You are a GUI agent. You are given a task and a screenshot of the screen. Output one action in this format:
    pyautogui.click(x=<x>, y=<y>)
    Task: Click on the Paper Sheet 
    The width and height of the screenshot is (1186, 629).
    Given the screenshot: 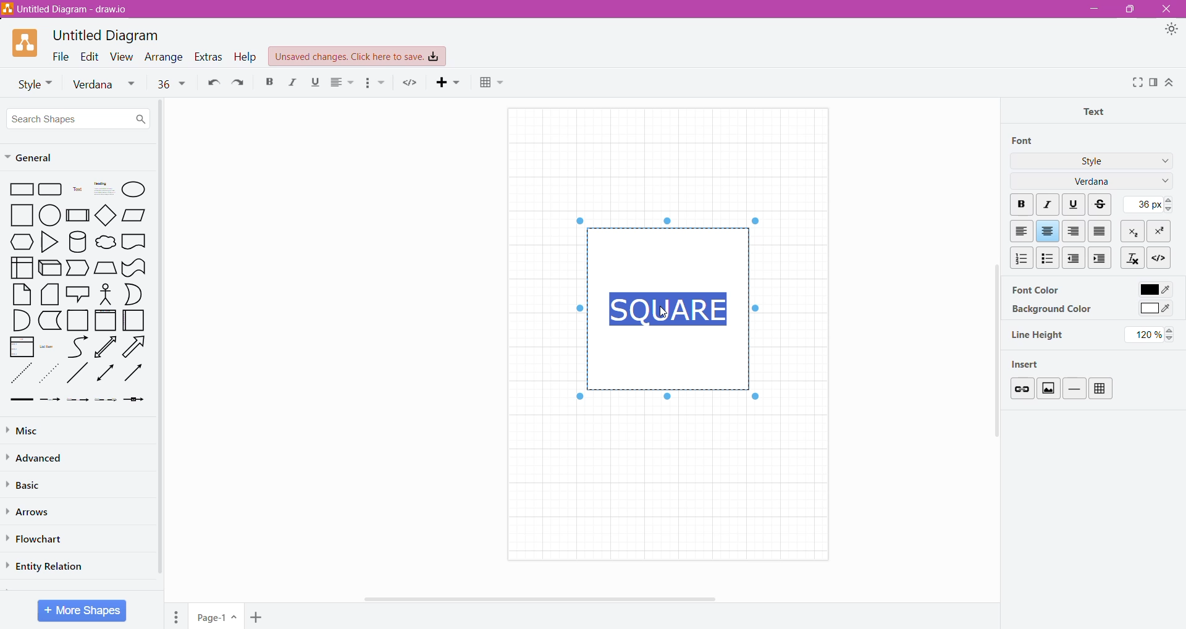 What is the action you would take?
    pyautogui.click(x=22, y=294)
    